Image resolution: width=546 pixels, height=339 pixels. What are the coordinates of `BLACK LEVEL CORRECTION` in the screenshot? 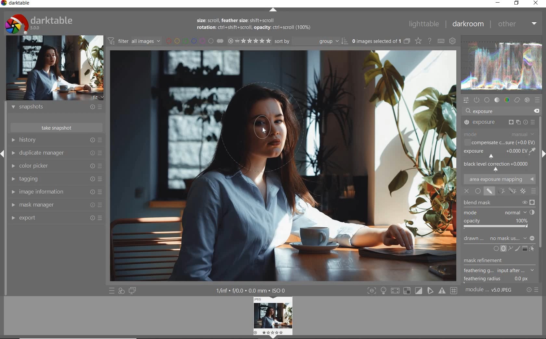 It's located at (498, 165).